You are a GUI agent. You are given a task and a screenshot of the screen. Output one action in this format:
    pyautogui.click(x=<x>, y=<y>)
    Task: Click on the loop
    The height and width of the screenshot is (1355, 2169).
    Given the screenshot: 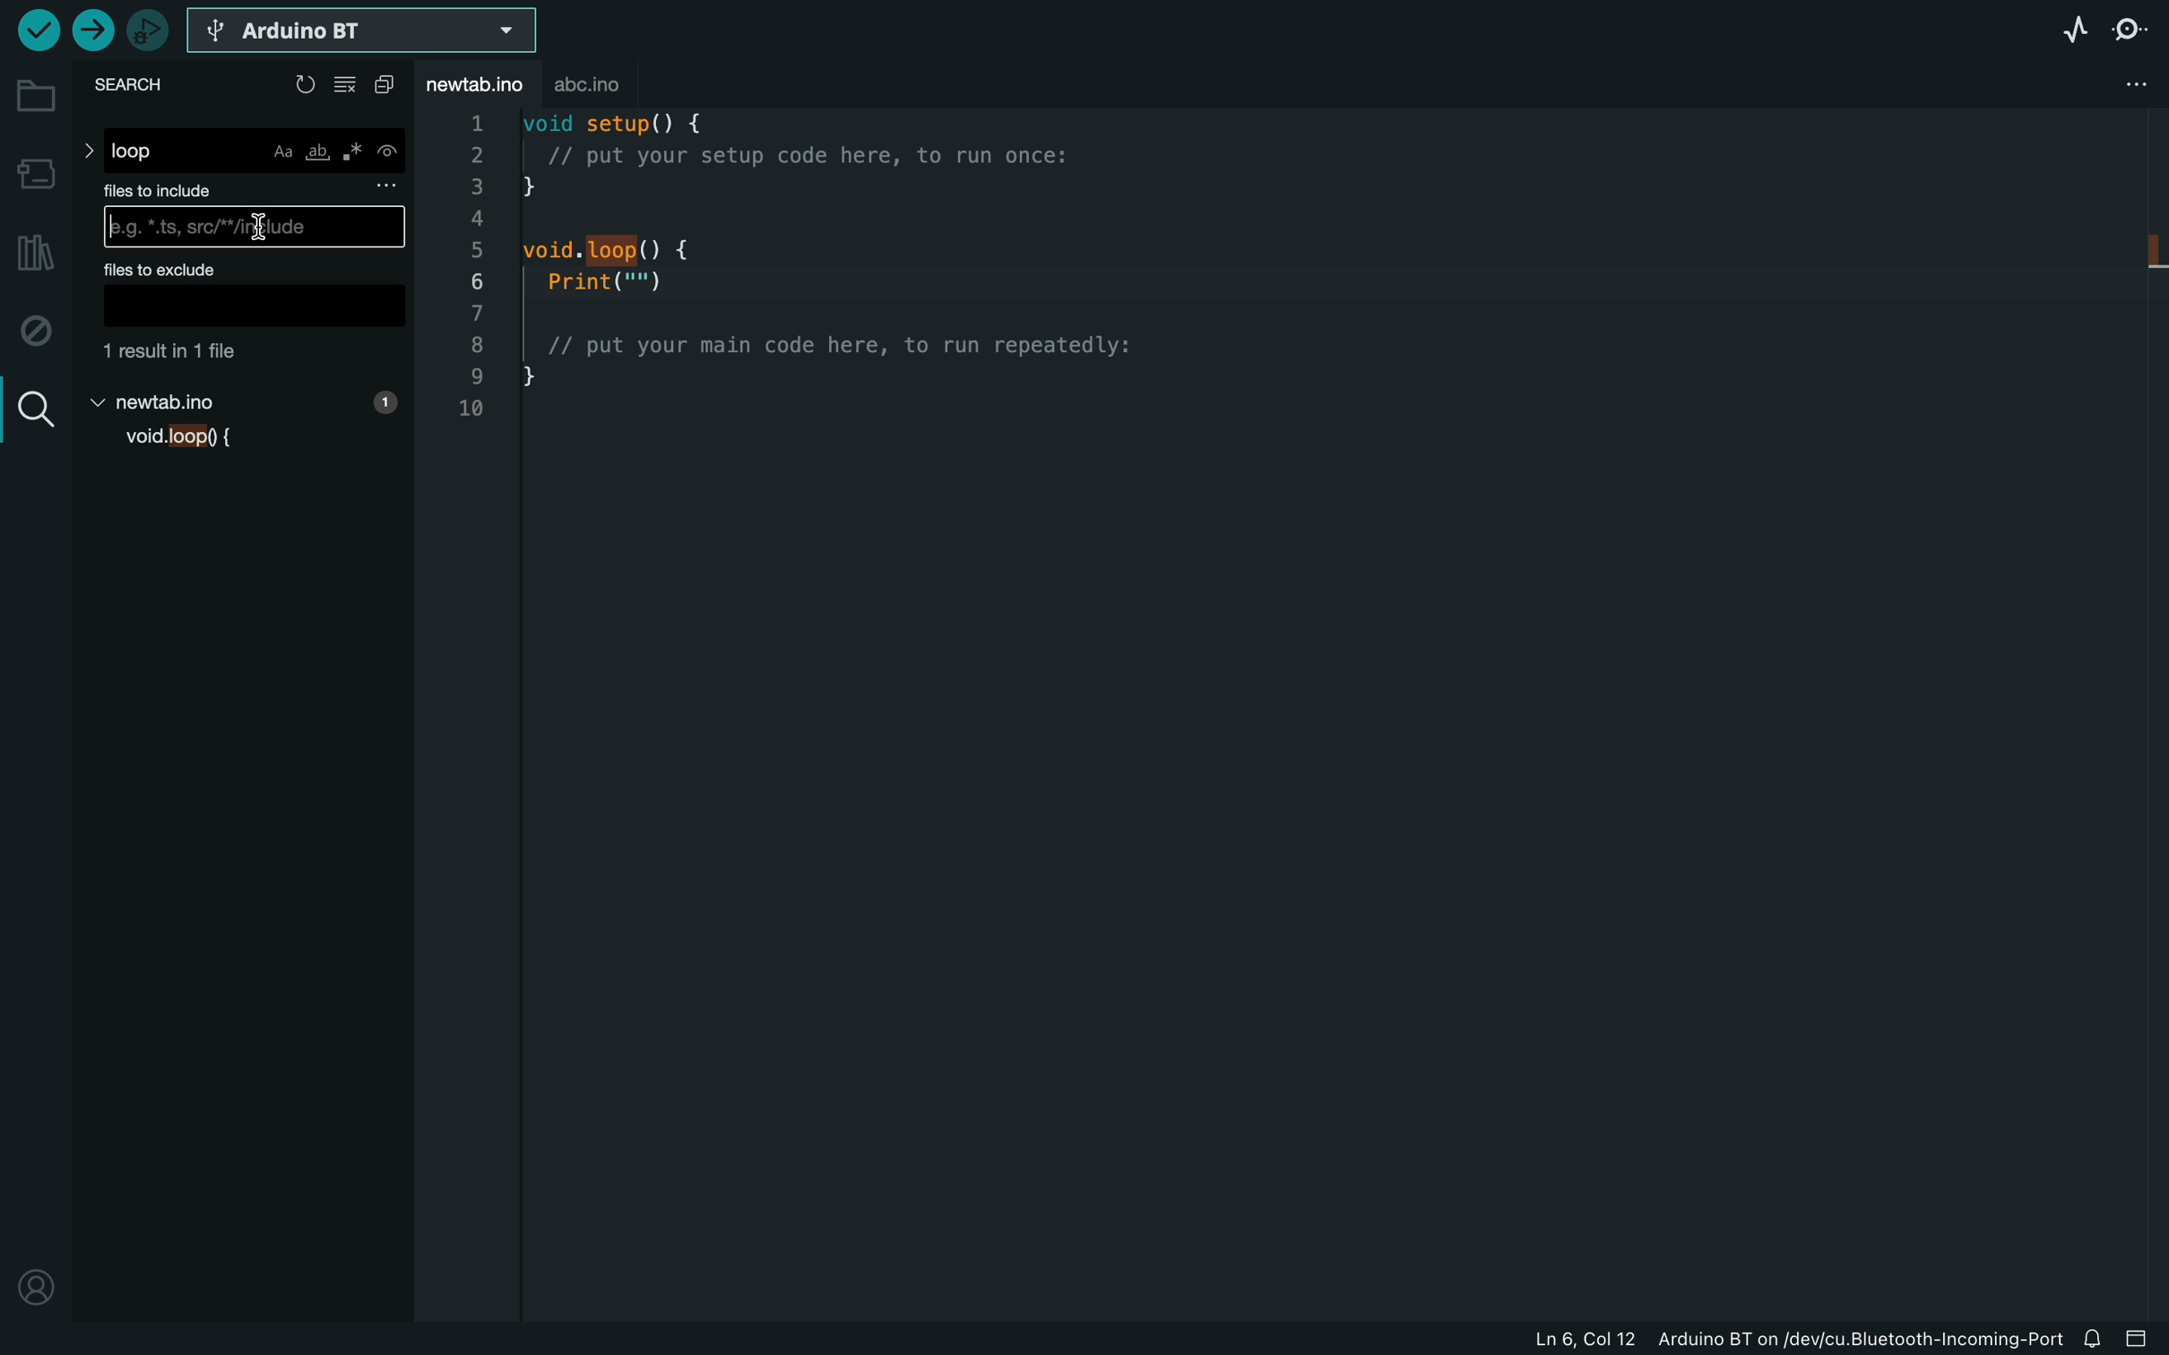 What is the action you would take?
    pyautogui.click(x=243, y=150)
    